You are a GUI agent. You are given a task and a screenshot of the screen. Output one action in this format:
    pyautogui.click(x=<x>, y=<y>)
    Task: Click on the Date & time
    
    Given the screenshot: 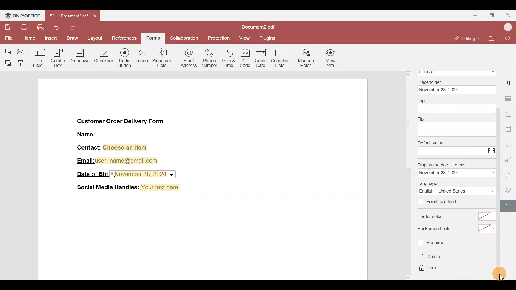 What is the action you would take?
    pyautogui.click(x=229, y=58)
    